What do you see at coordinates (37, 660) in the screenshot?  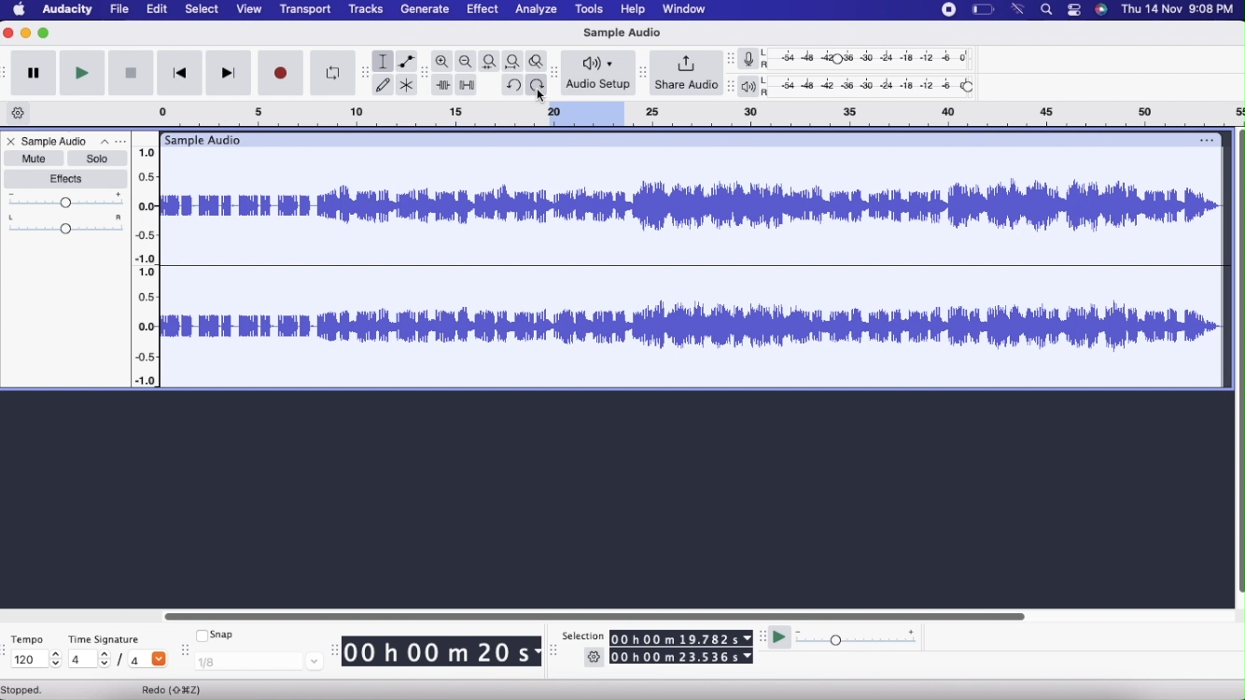 I see `120` at bounding box center [37, 660].